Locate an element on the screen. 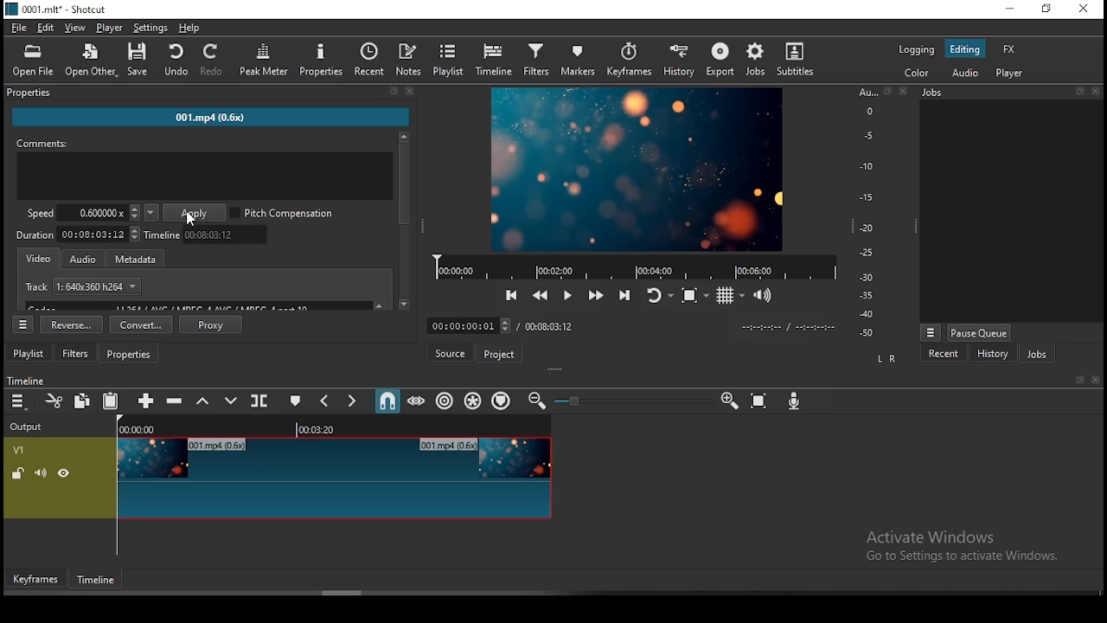 This screenshot has width=1107, height=623. open other is located at coordinates (92, 62).